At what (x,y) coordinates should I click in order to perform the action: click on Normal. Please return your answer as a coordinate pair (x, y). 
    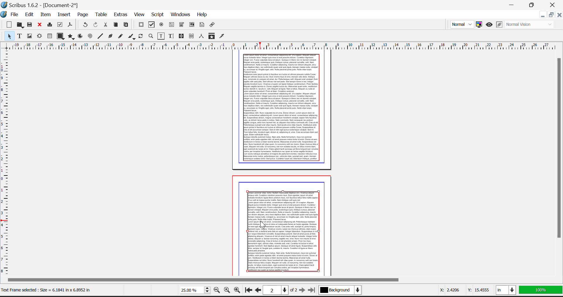
    Looking at the image, I should click on (461, 24).